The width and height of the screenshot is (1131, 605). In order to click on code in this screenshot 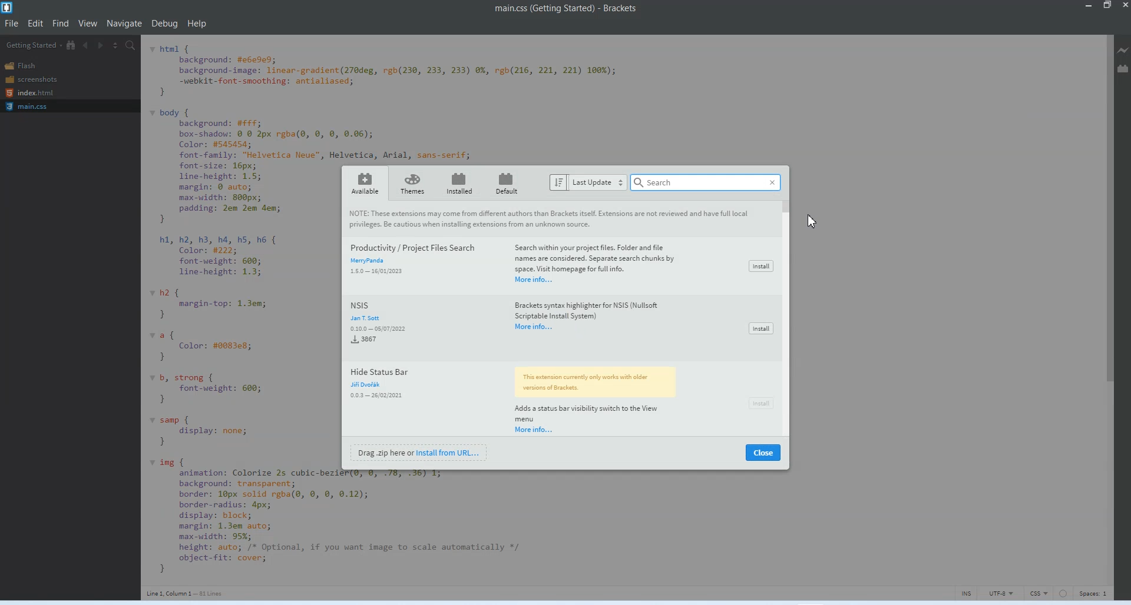, I will do `click(371, 521)`.